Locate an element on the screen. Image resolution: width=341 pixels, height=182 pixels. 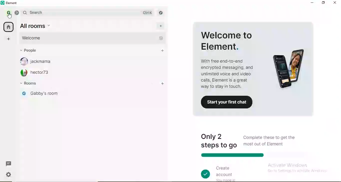
profile image is located at coordinates (23, 61).